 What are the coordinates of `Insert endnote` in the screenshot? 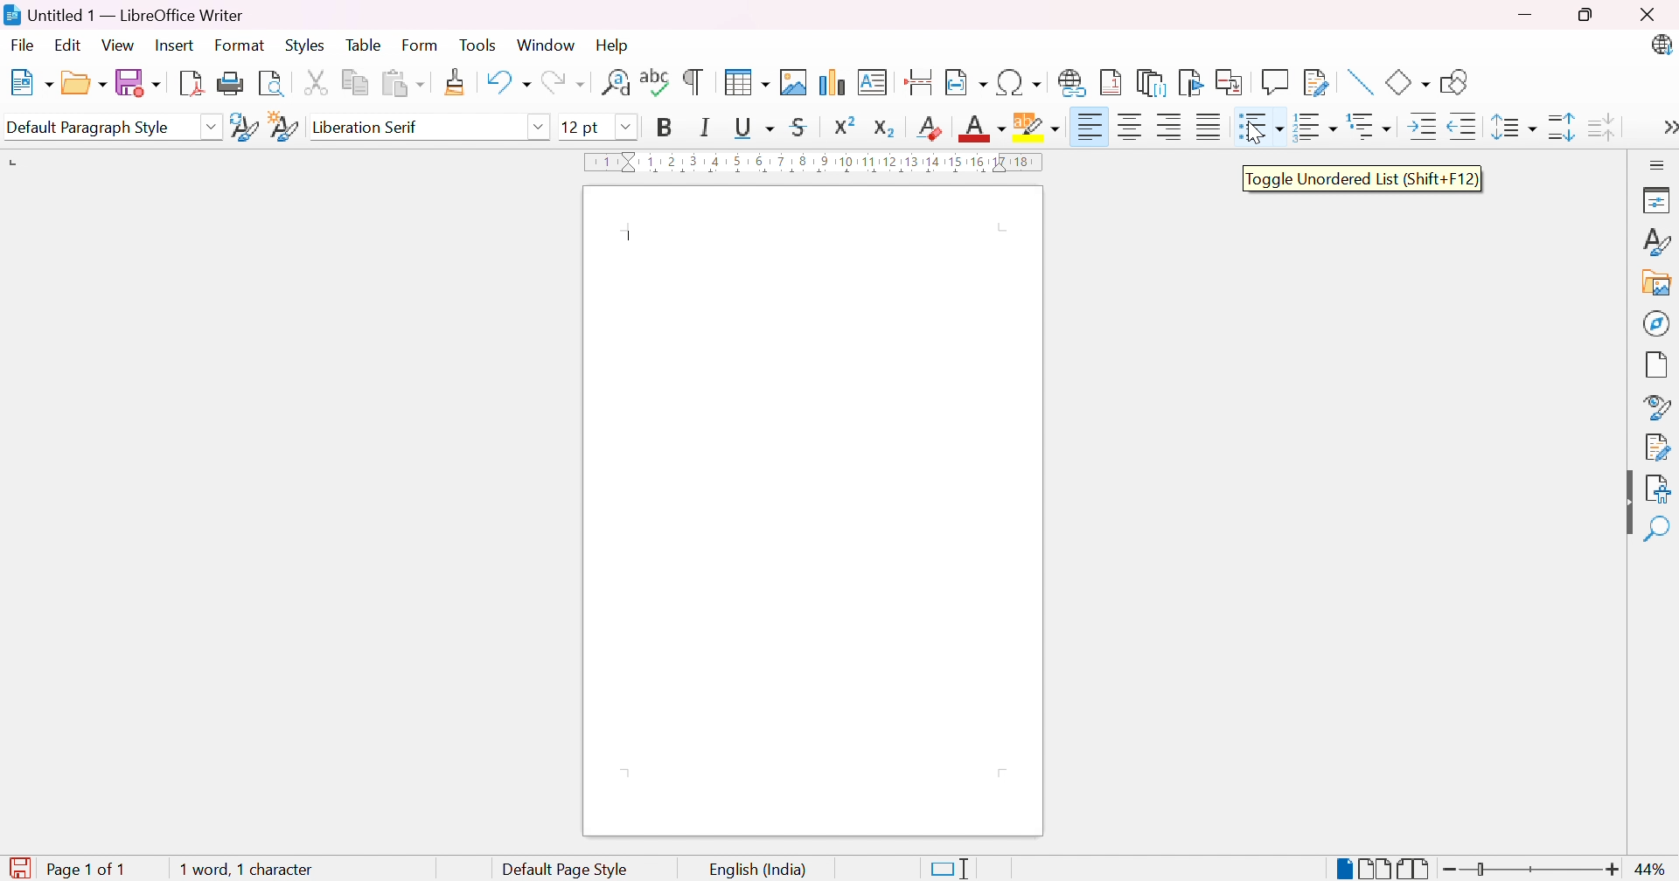 It's located at (1153, 82).